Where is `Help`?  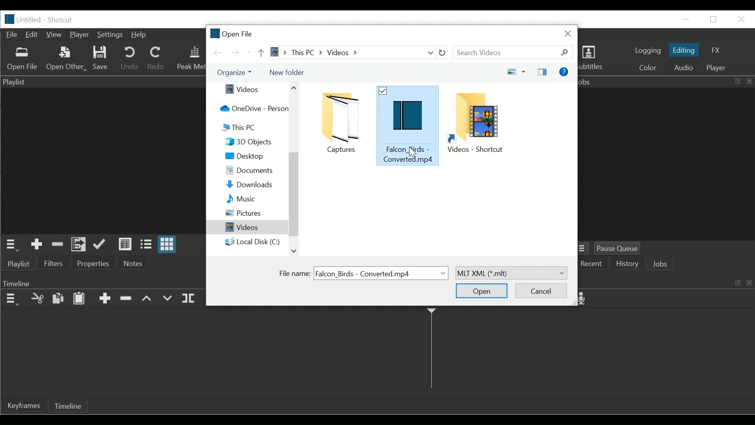
Help is located at coordinates (138, 35).